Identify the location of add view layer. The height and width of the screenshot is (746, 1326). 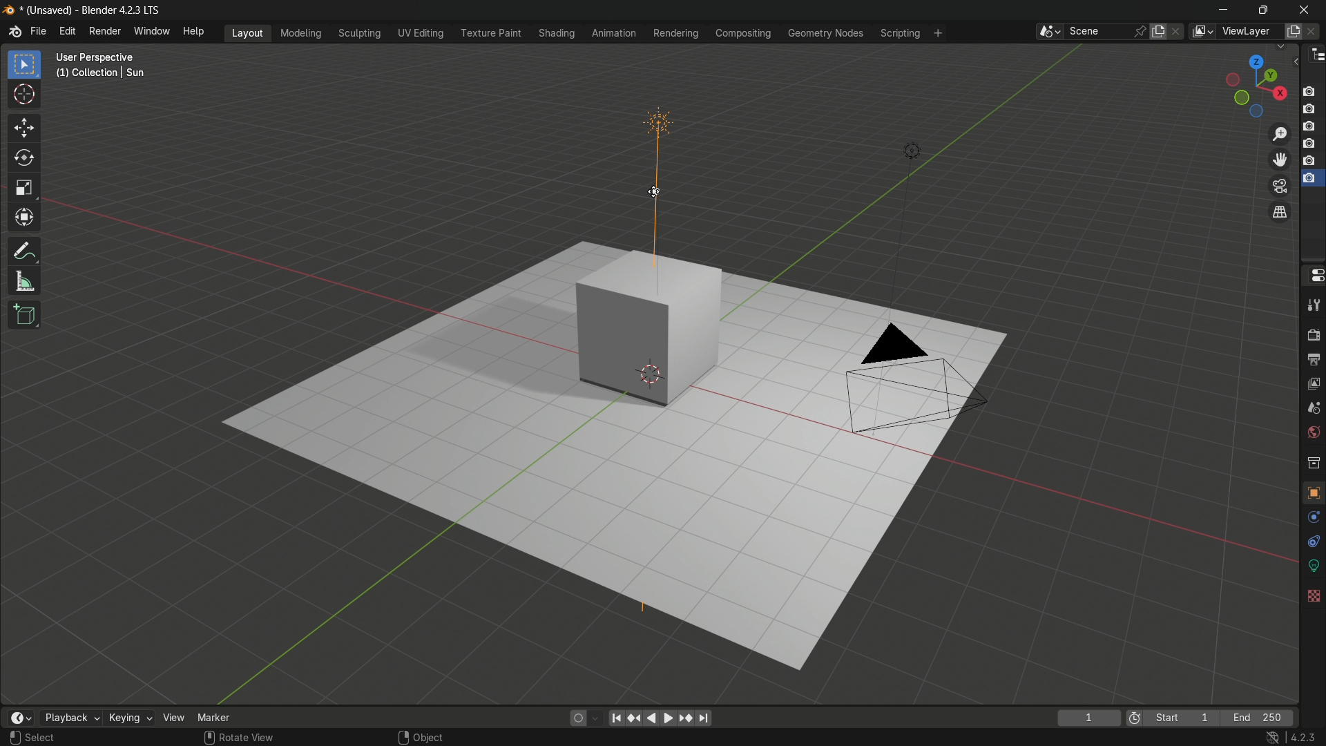
(1293, 30).